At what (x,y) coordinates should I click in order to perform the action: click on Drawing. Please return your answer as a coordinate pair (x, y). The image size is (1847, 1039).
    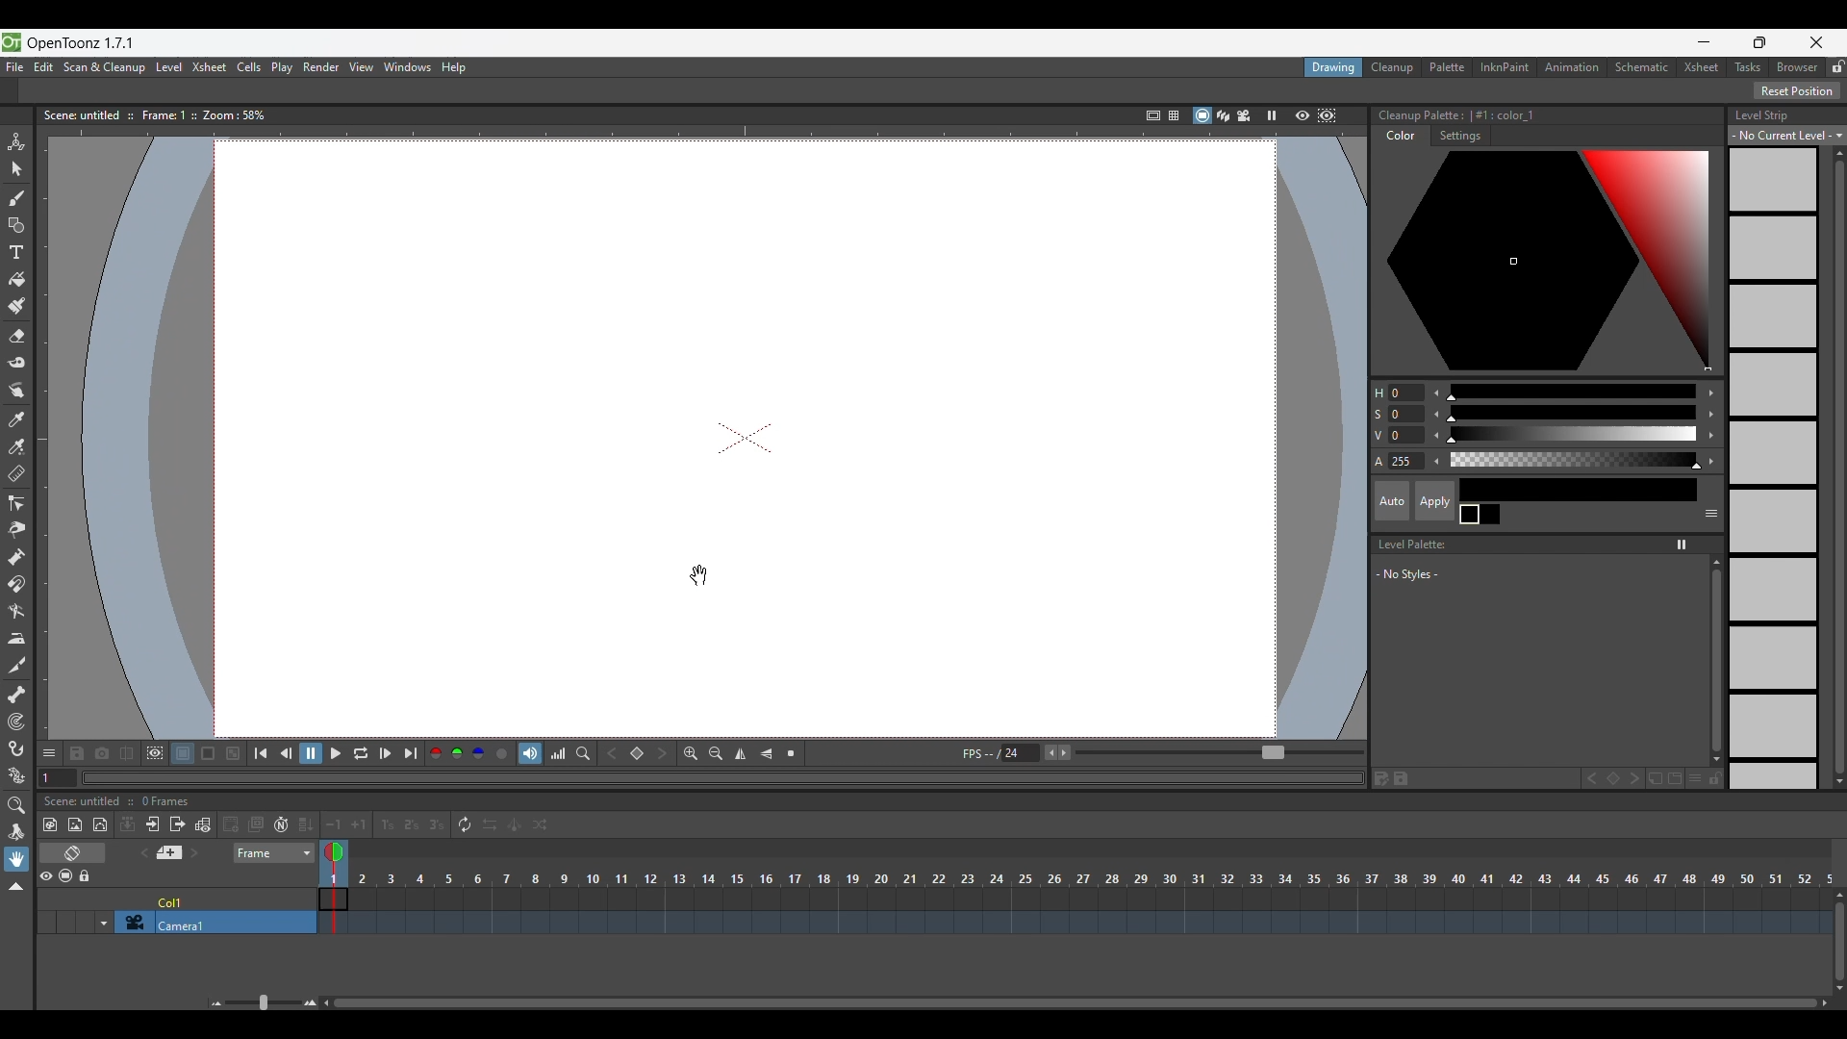
    Looking at the image, I should click on (1333, 67).